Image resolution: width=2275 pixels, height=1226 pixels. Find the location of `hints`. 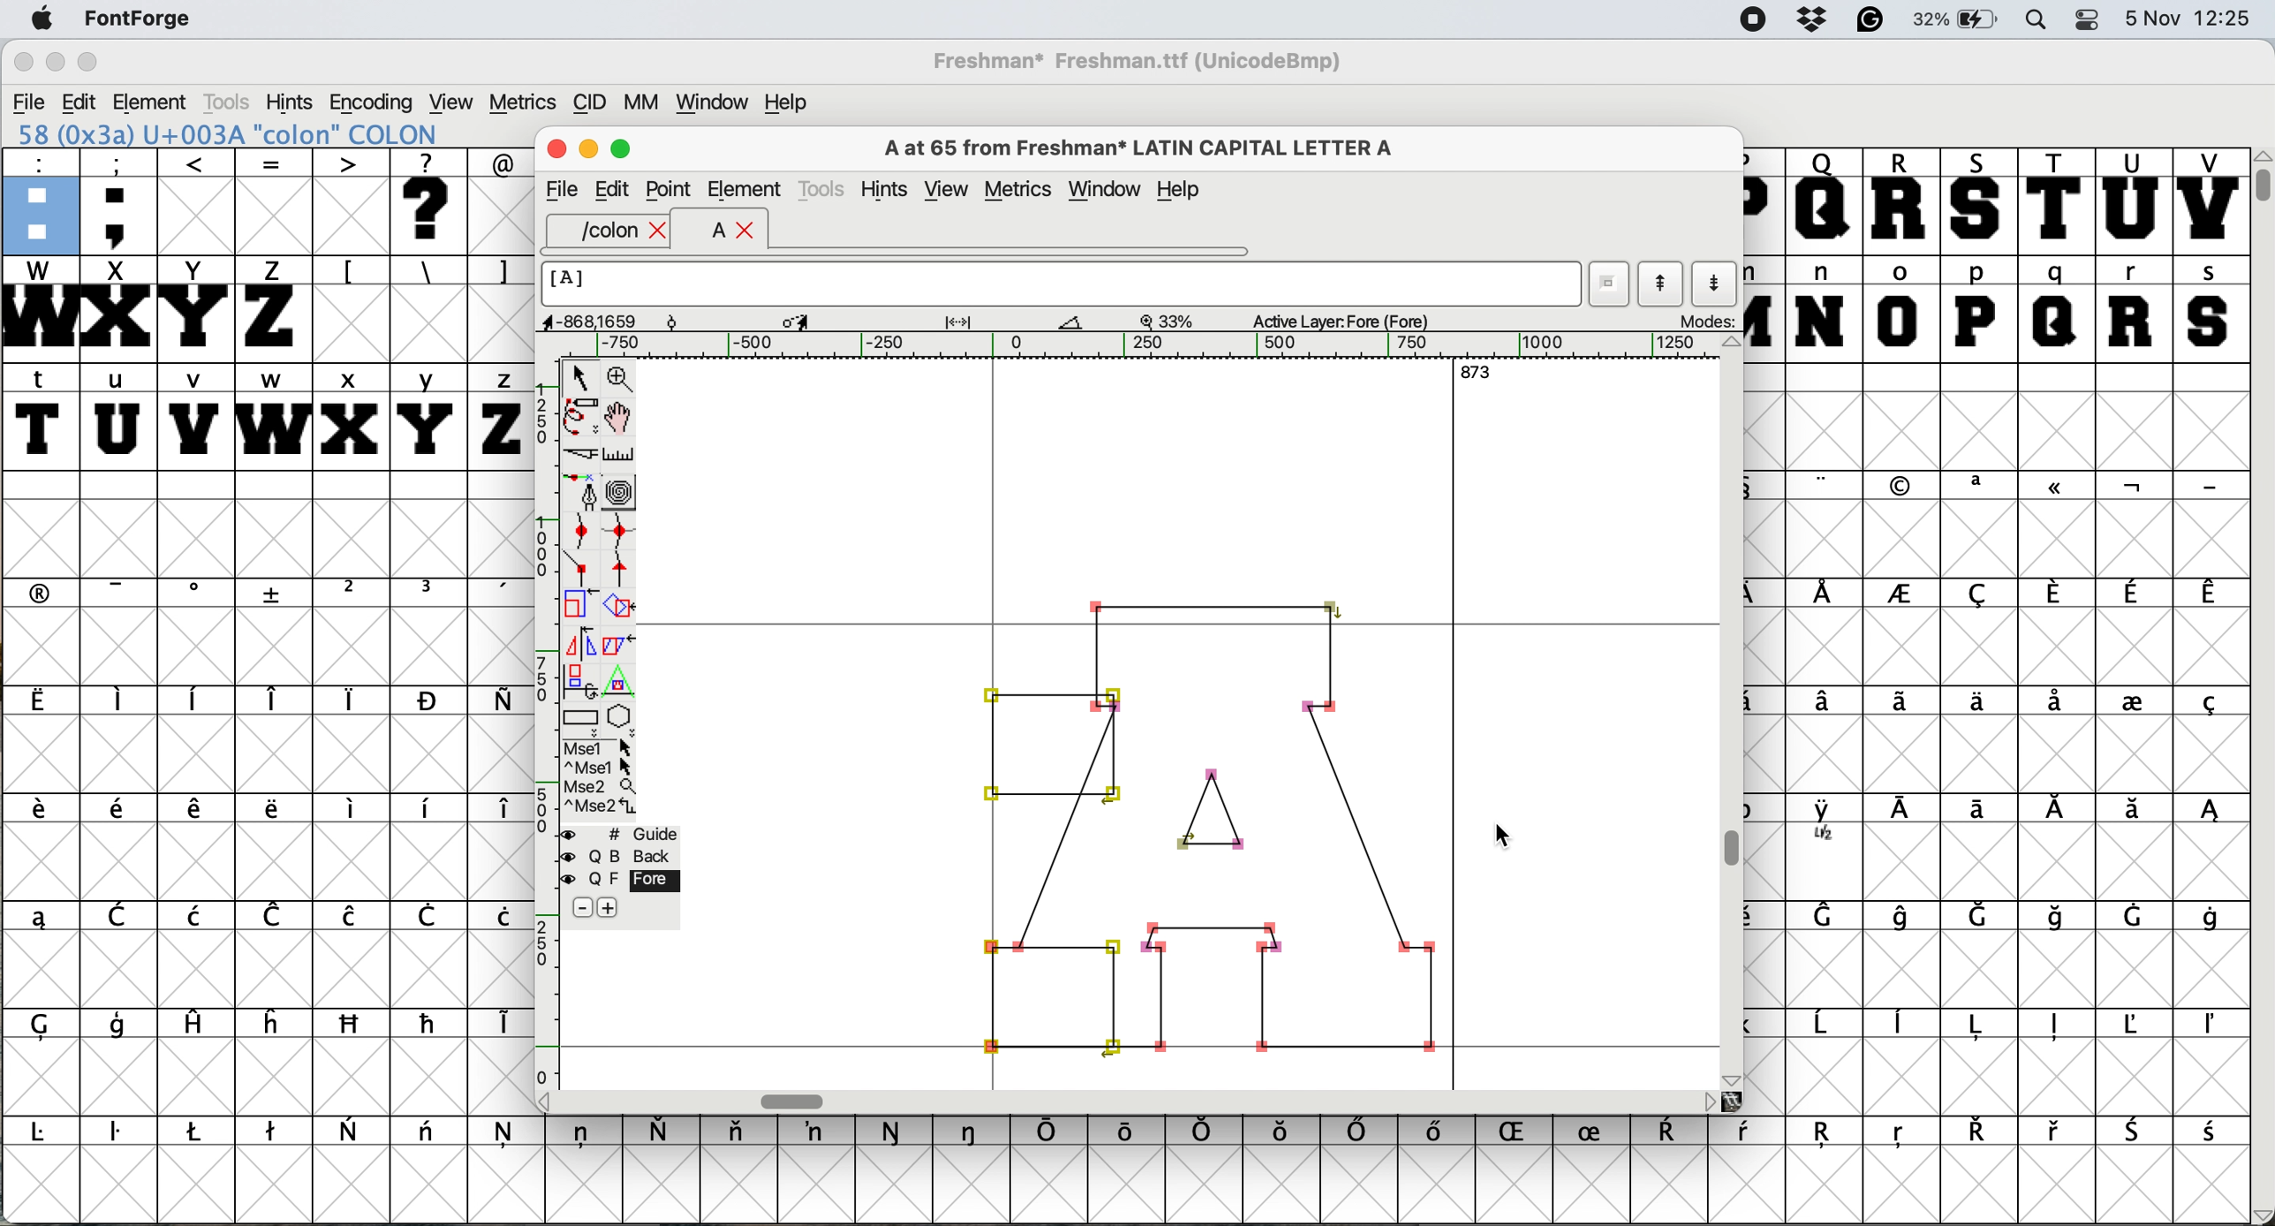

hints is located at coordinates (885, 188).